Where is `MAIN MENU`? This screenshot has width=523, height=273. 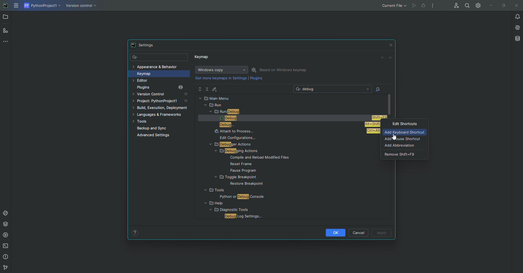
MAIN MENU is located at coordinates (292, 98).